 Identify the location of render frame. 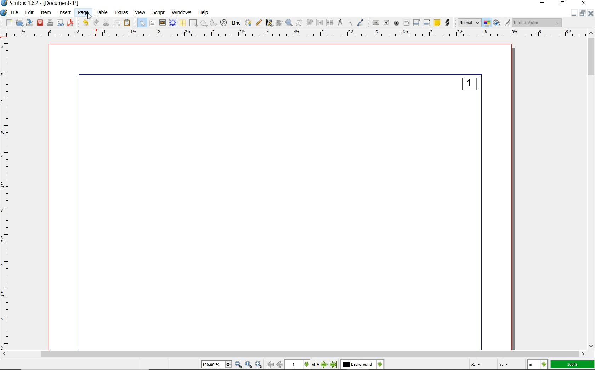
(173, 23).